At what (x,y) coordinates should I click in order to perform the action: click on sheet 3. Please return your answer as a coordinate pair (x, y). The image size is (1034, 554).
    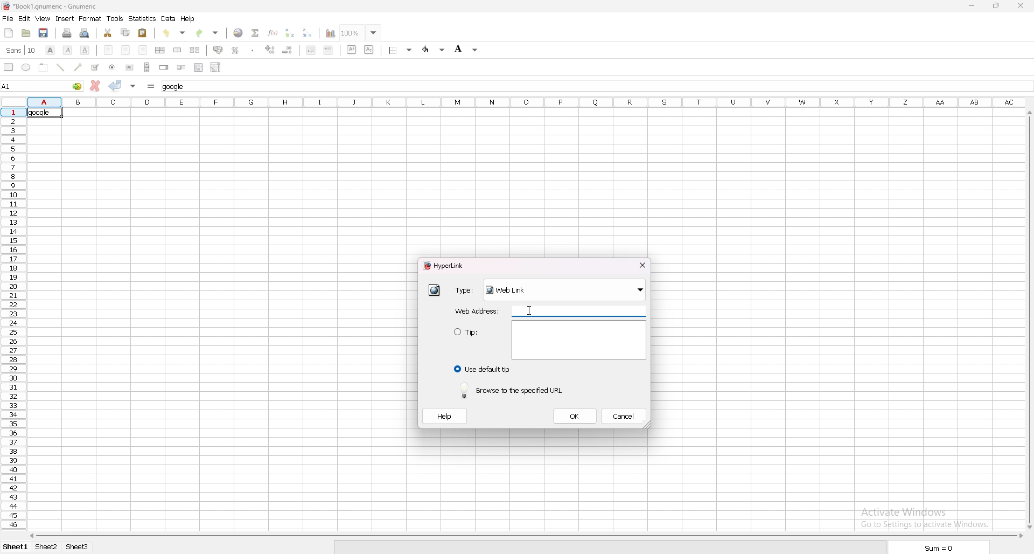
    Looking at the image, I should click on (85, 548).